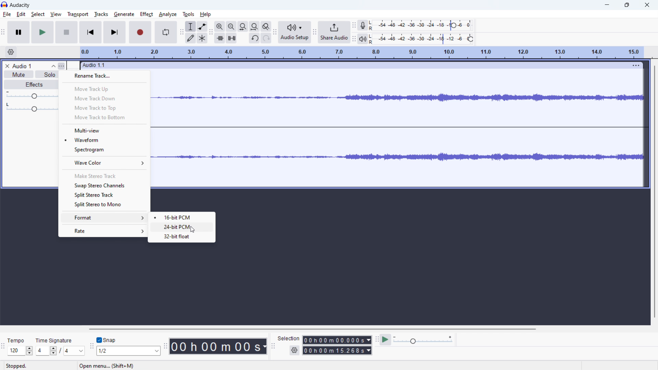 The image size is (658, 370). I want to click on snapping toolbar, so click(91, 347).